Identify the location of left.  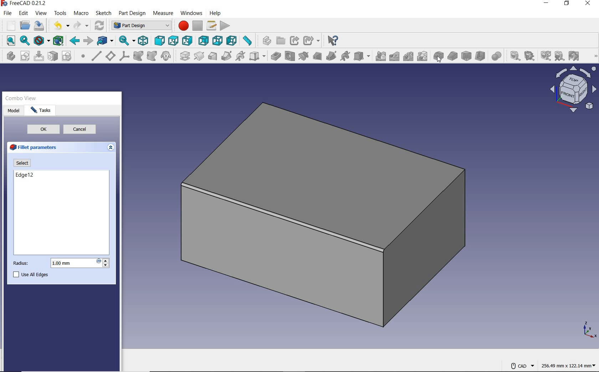
(232, 40).